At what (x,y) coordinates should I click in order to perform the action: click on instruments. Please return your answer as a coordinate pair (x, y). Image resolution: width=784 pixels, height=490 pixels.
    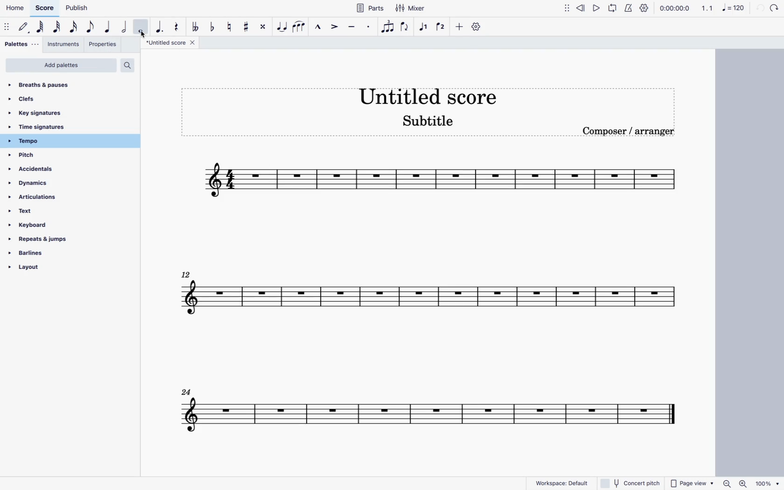
    Looking at the image, I should click on (64, 45).